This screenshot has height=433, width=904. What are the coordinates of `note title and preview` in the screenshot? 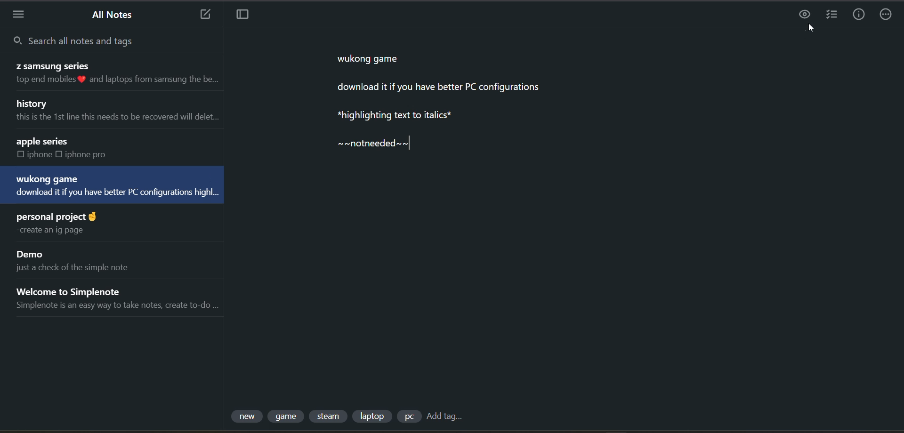 It's located at (114, 185).